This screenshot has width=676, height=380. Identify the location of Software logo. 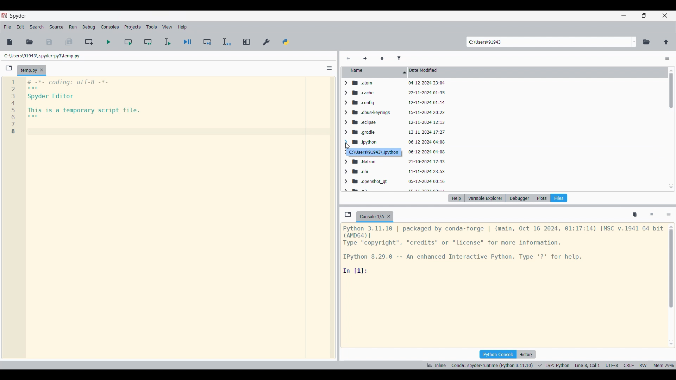
(4, 15).